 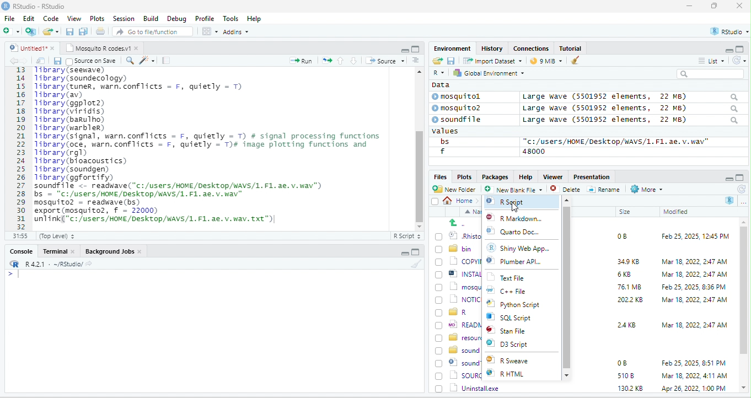 I want to click on Code, so click(x=51, y=18).